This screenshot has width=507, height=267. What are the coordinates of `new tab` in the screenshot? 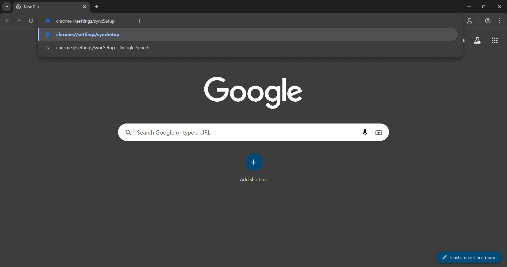 It's located at (98, 7).